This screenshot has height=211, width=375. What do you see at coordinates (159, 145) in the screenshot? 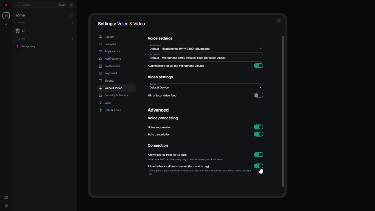
I see `connection` at bounding box center [159, 145].